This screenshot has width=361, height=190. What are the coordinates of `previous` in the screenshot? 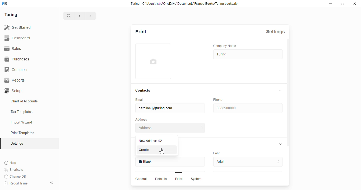 It's located at (80, 16).